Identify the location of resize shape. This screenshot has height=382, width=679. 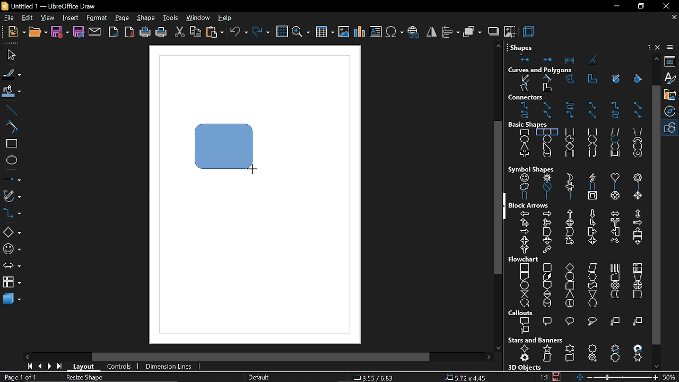
(86, 378).